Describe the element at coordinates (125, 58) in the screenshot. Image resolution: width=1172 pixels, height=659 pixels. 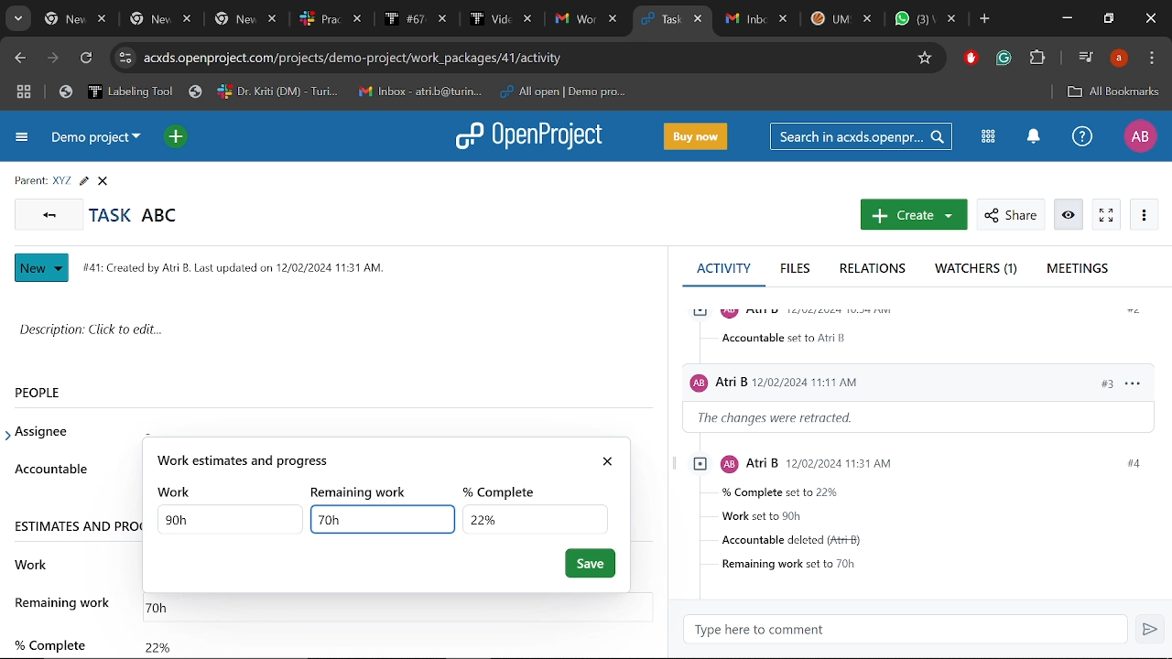
I see `Cite information` at that location.